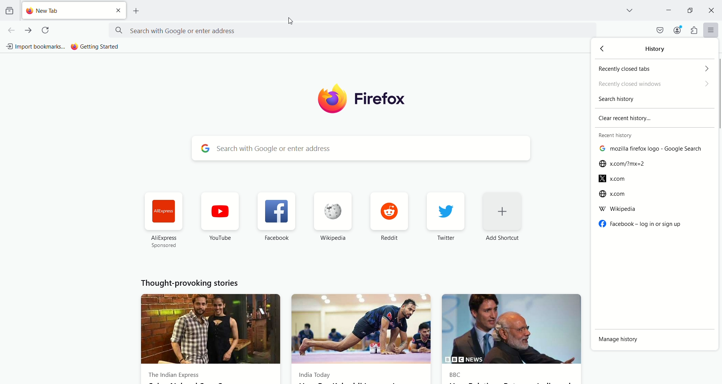 This screenshot has width=722, height=384. Describe the element at coordinates (27, 30) in the screenshot. I see `go forward one page` at that location.